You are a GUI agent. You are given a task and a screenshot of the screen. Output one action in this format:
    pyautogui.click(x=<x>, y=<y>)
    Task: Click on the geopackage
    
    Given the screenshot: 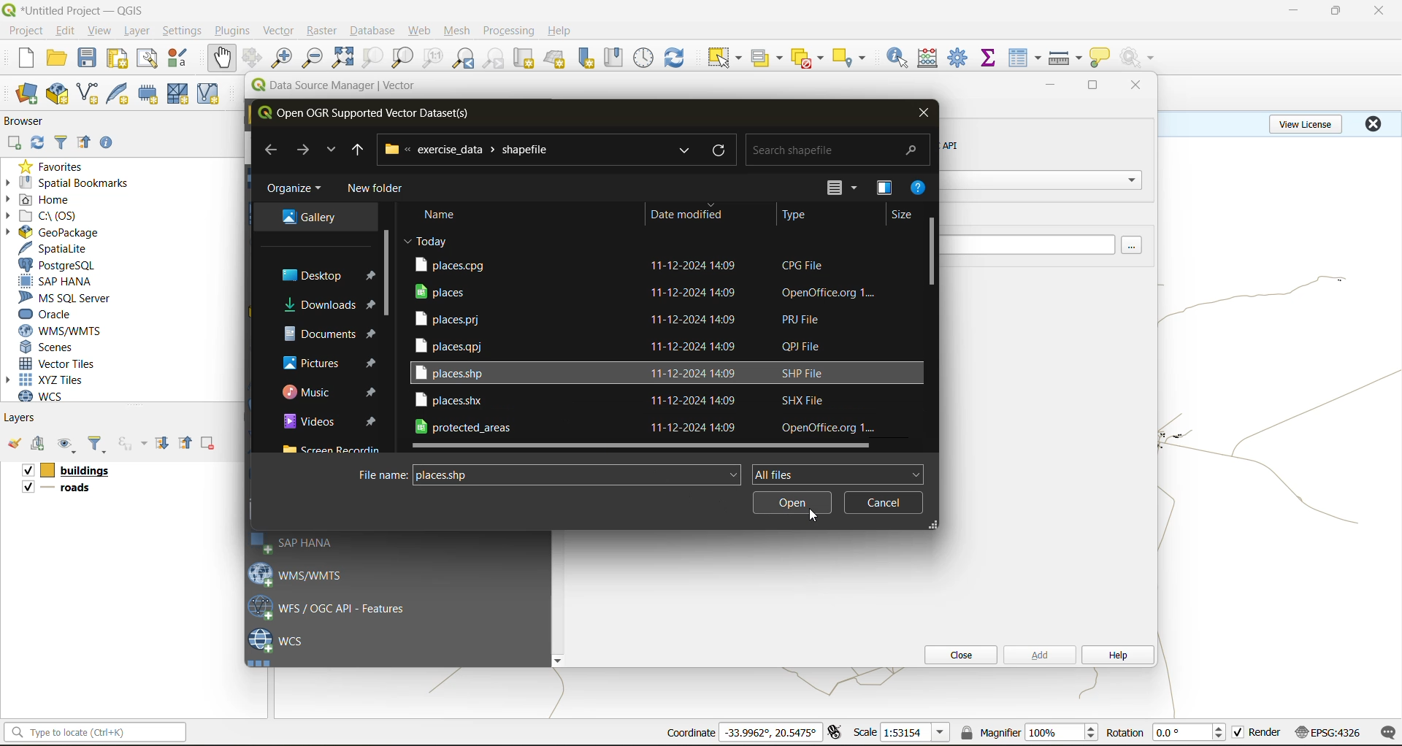 What is the action you would take?
    pyautogui.click(x=53, y=232)
    